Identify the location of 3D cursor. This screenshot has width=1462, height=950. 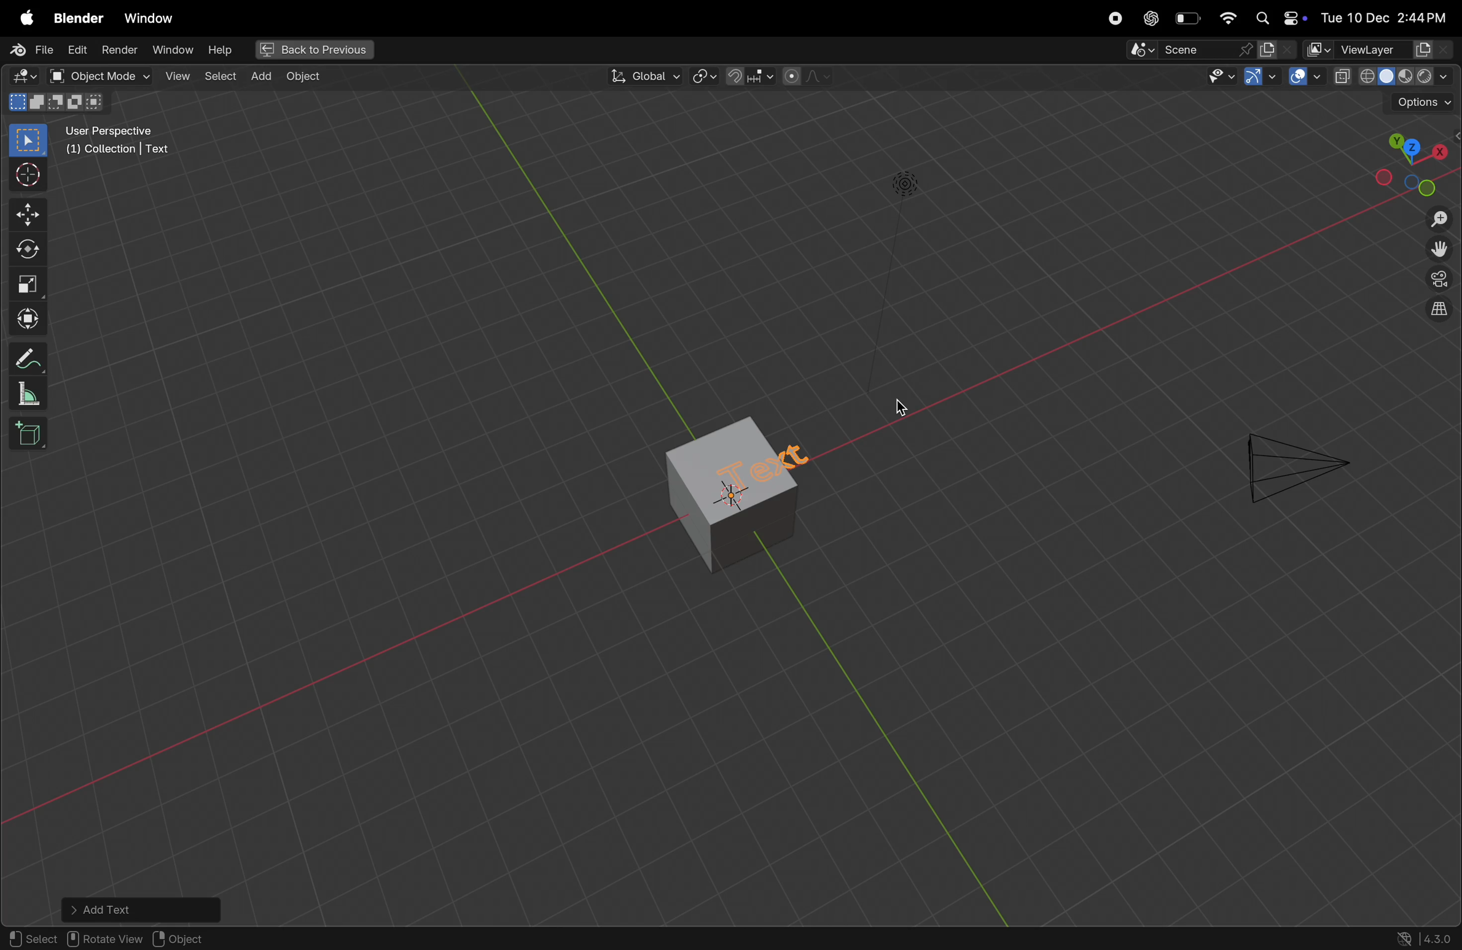
(209, 937).